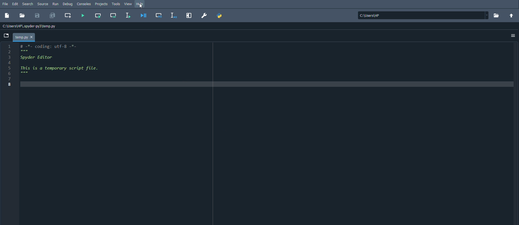 The width and height of the screenshot is (519, 225). Describe the element at coordinates (497, 15) in the screenshot. I see `Browse a working directory` at that location.